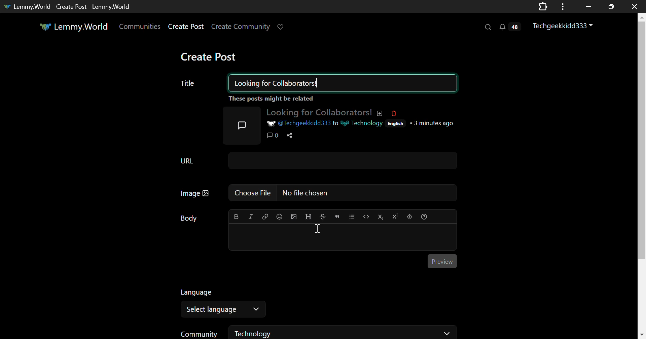 The image size is (646, 339). Describe the element at coordinates (200, 333) in the screenshot. I see `Community` at that location.